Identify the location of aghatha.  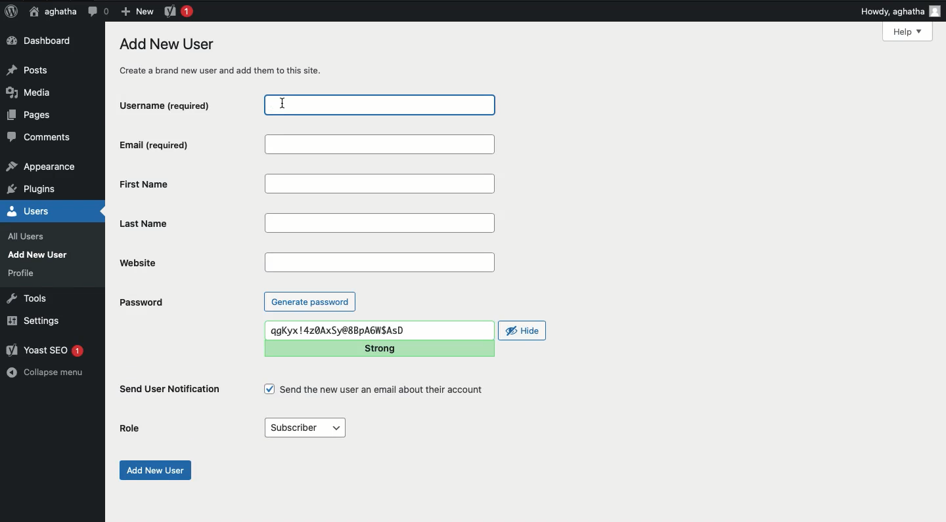
(51, 11).